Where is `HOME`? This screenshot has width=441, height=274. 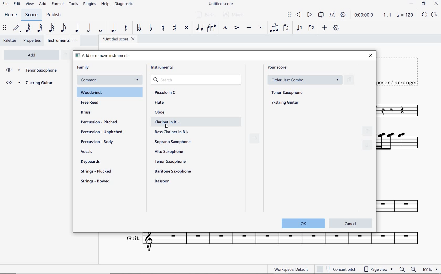 HOME is located at coordinates (11, 15).